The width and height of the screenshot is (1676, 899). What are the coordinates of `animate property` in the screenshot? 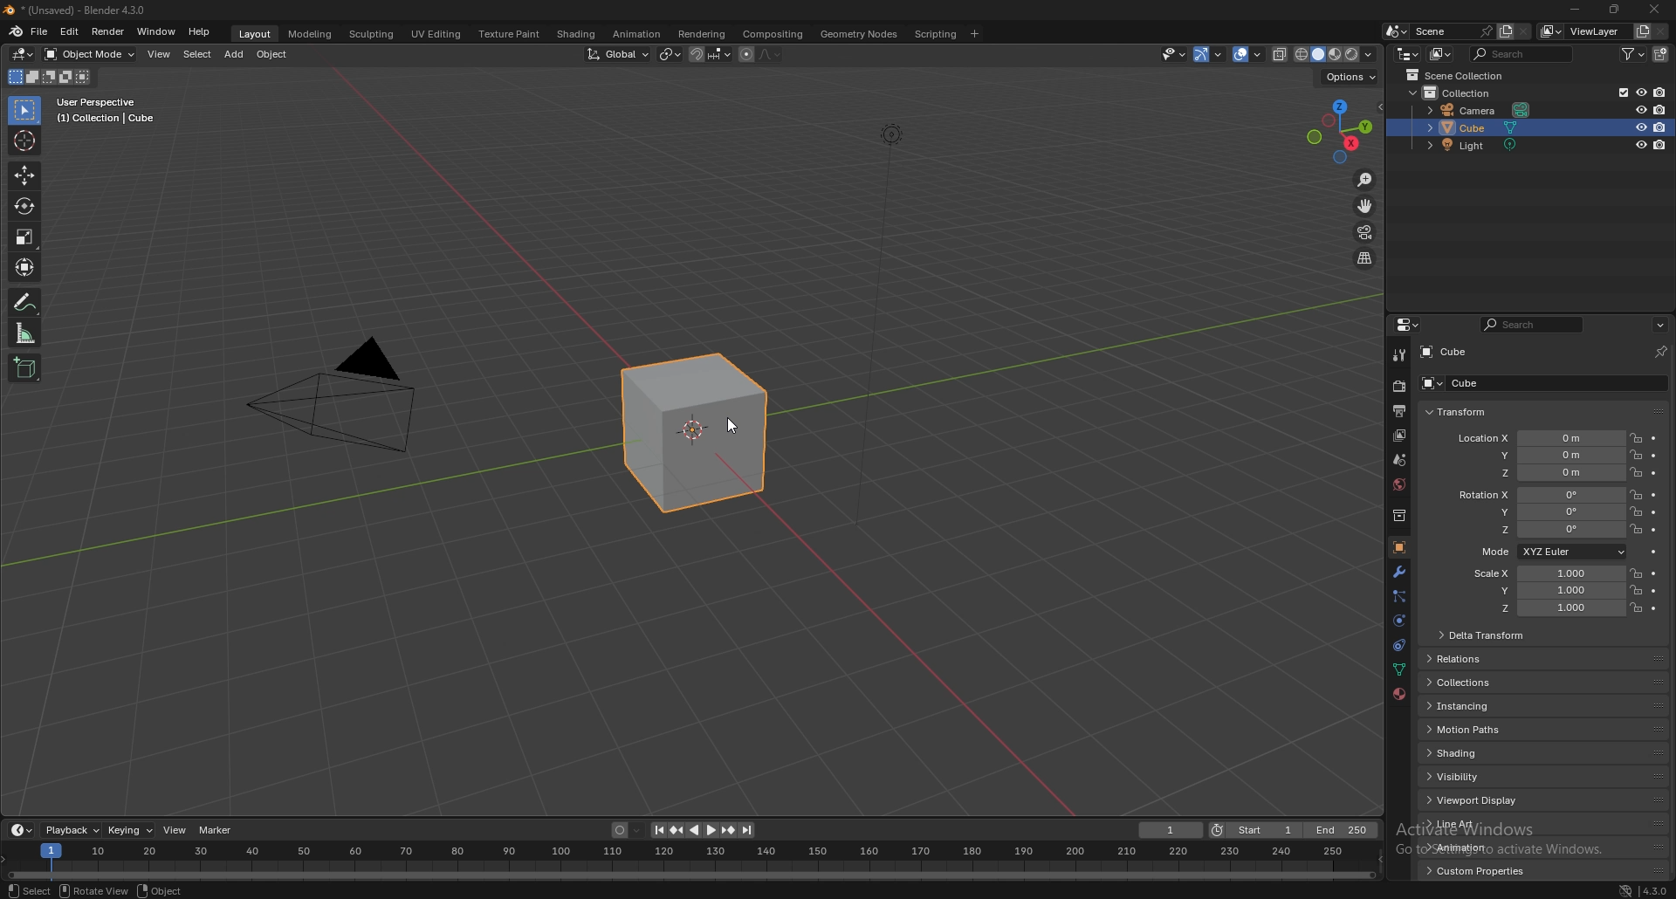 It's located at (1655, 573).